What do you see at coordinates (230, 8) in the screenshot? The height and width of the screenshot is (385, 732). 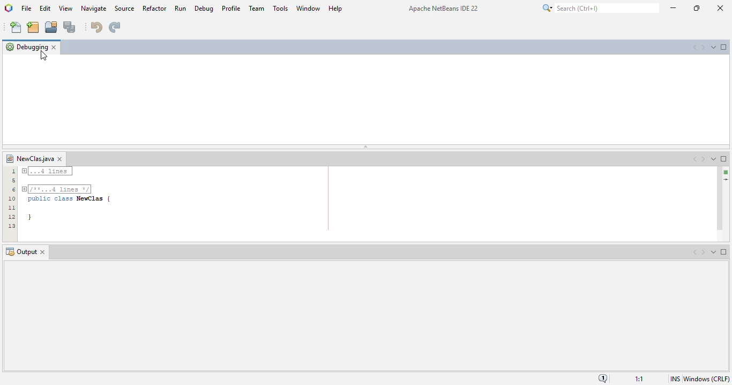 I see `profile` at bounding box center [230, 8].